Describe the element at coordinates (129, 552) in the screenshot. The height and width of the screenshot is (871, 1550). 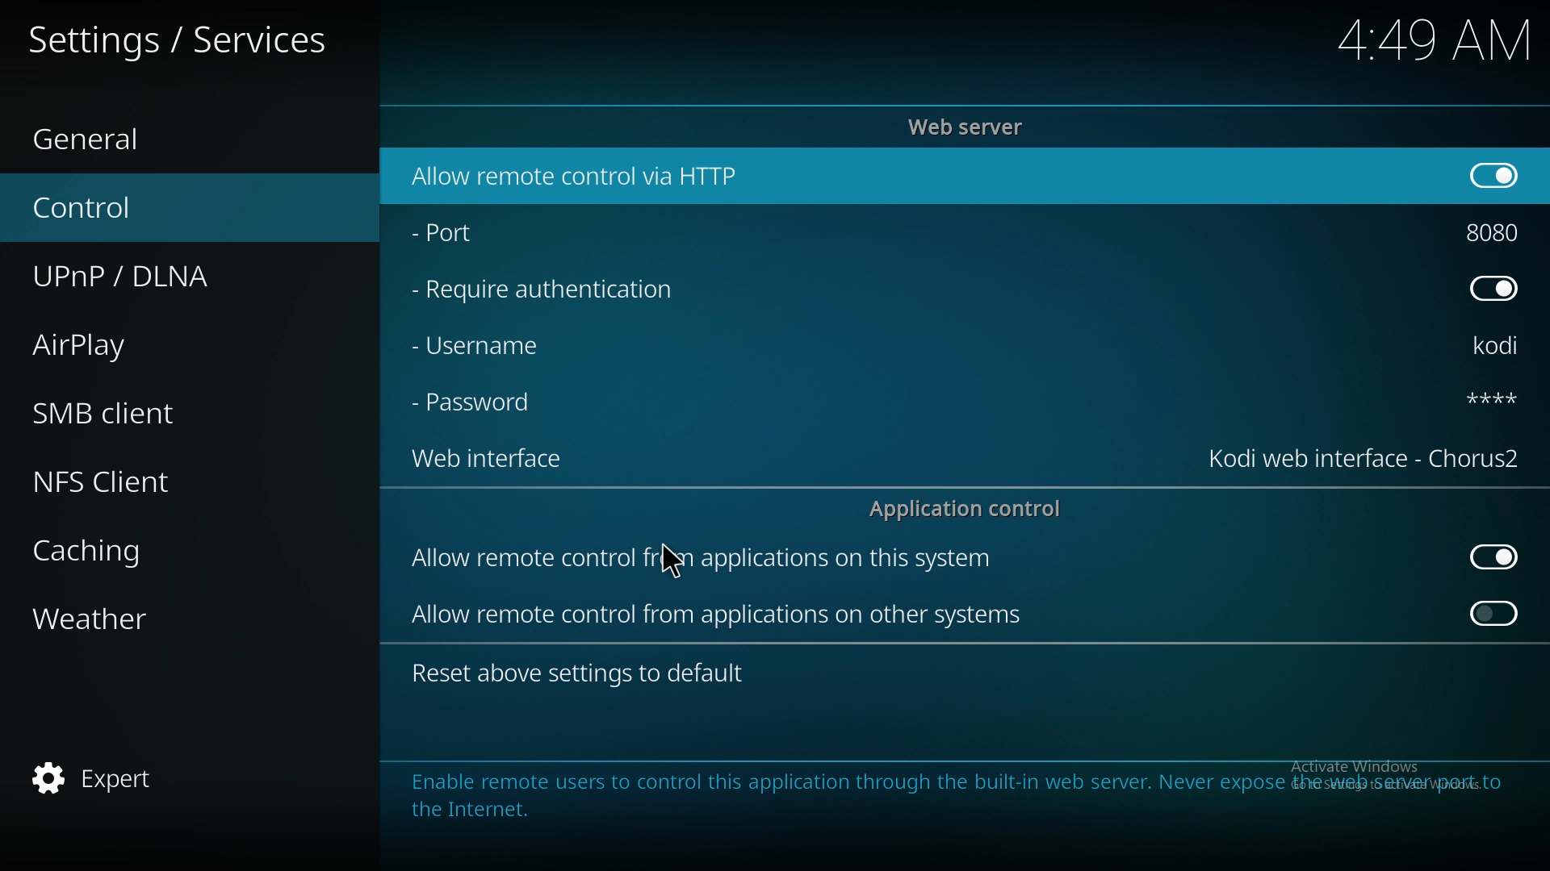
I see `caching` at that location.